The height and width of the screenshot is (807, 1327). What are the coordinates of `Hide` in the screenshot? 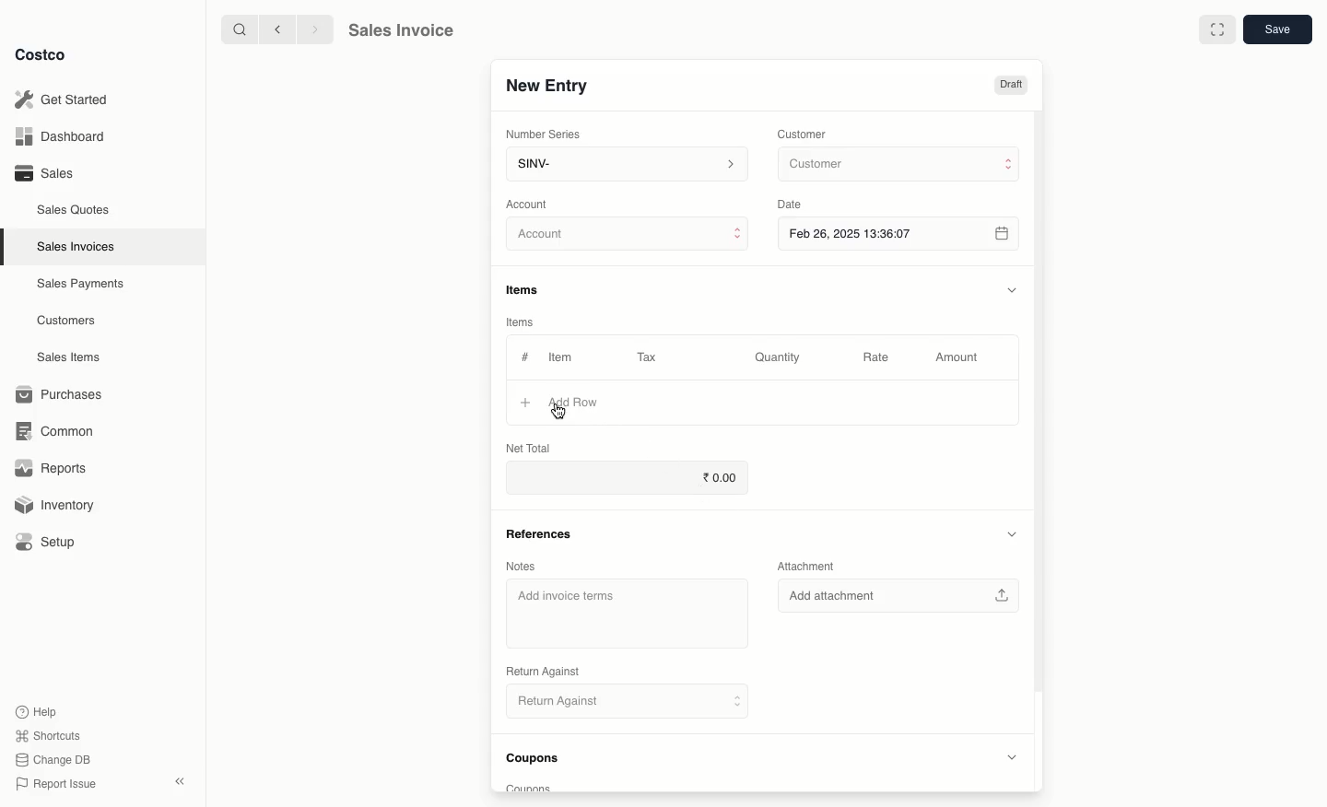 It's located at (1014, 533).